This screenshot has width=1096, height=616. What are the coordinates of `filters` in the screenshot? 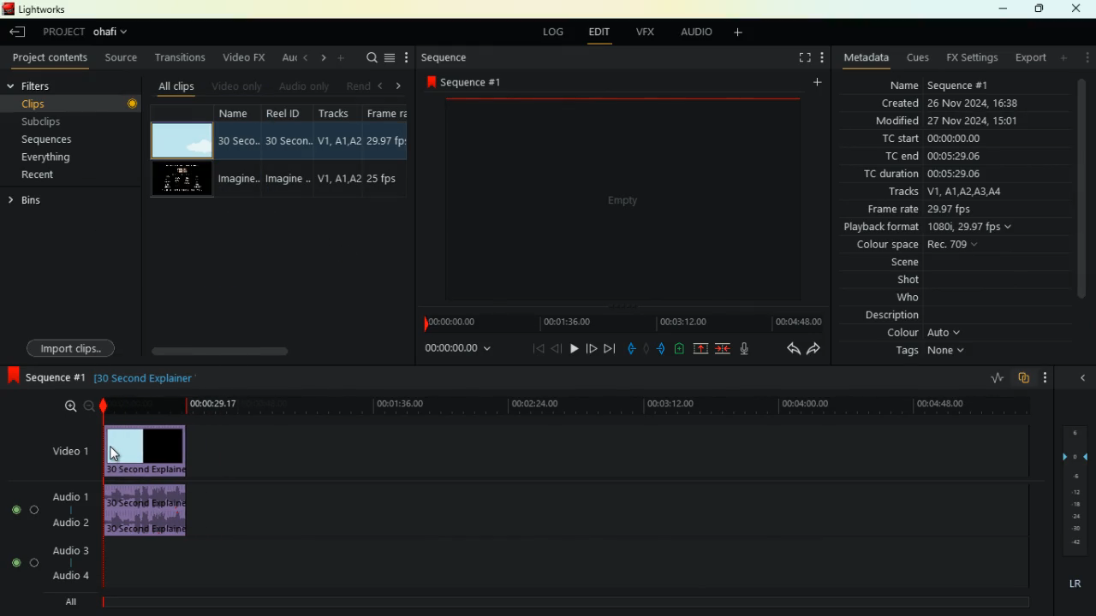 It's located at (47, 86).